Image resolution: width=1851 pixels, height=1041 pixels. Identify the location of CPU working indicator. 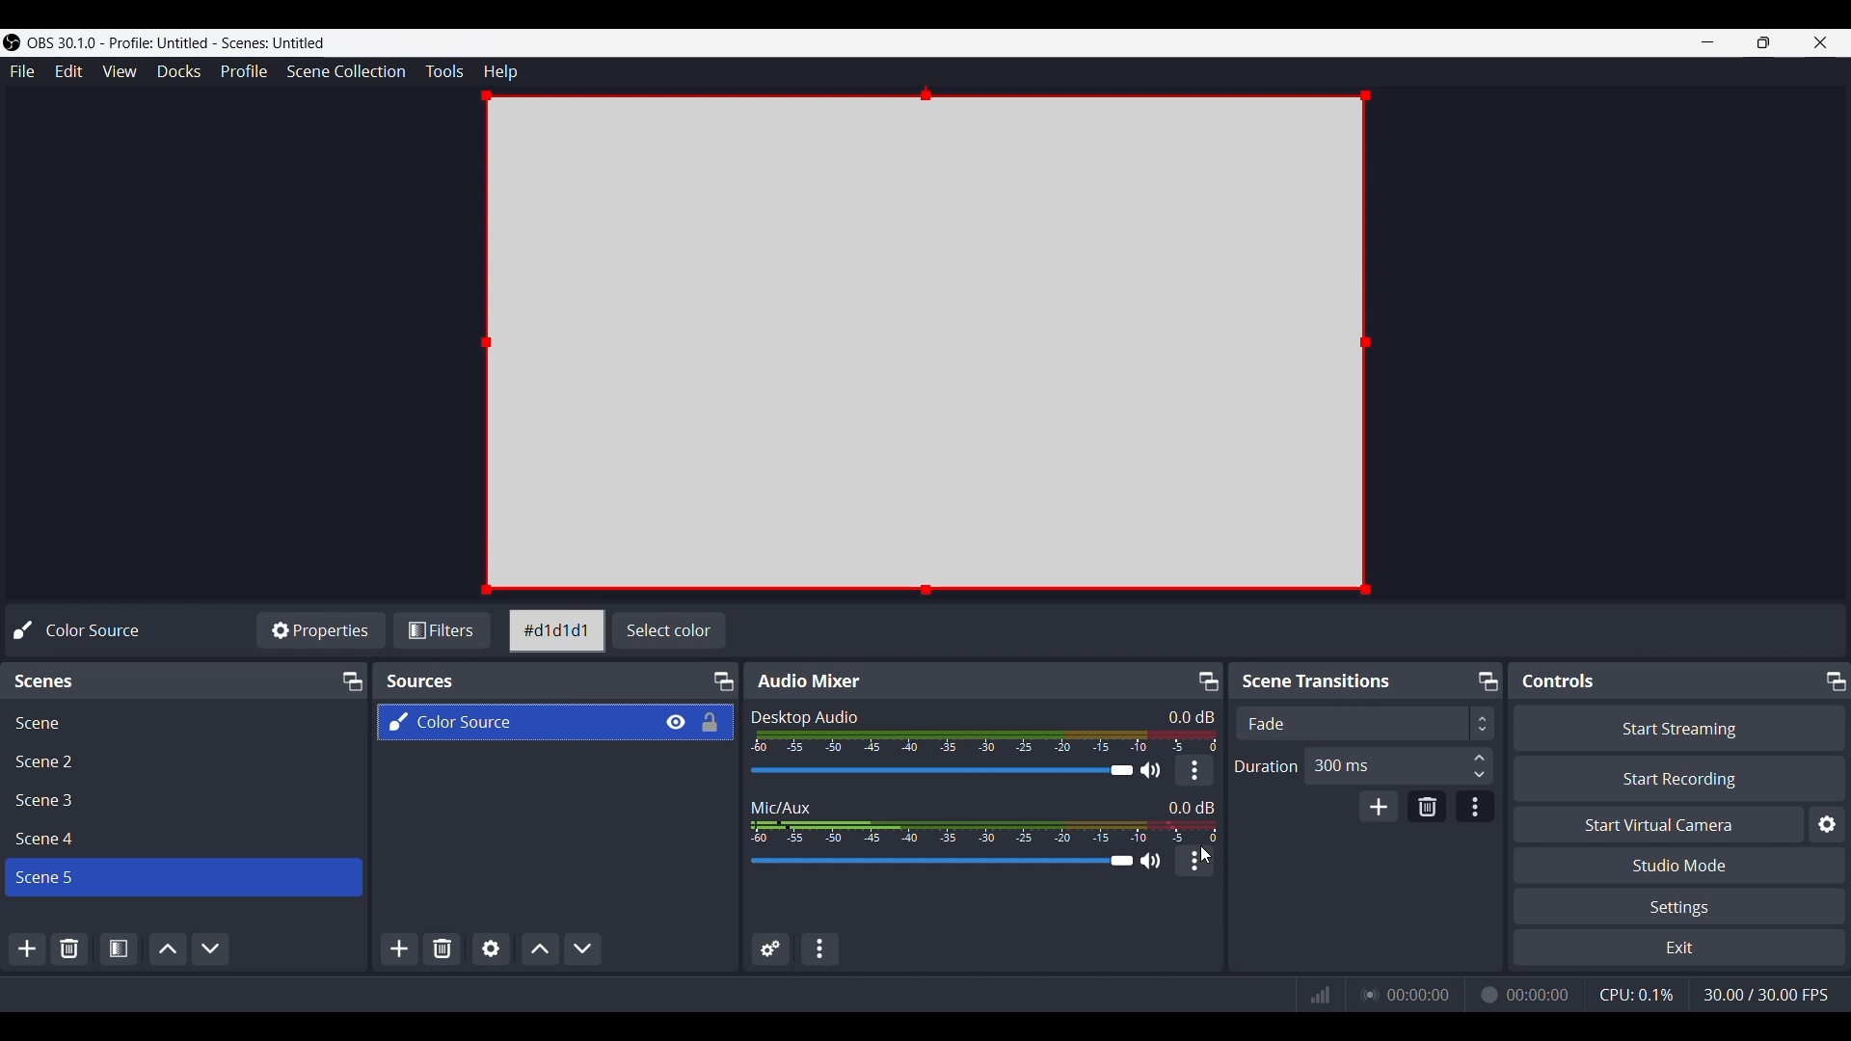
(1636, 994).